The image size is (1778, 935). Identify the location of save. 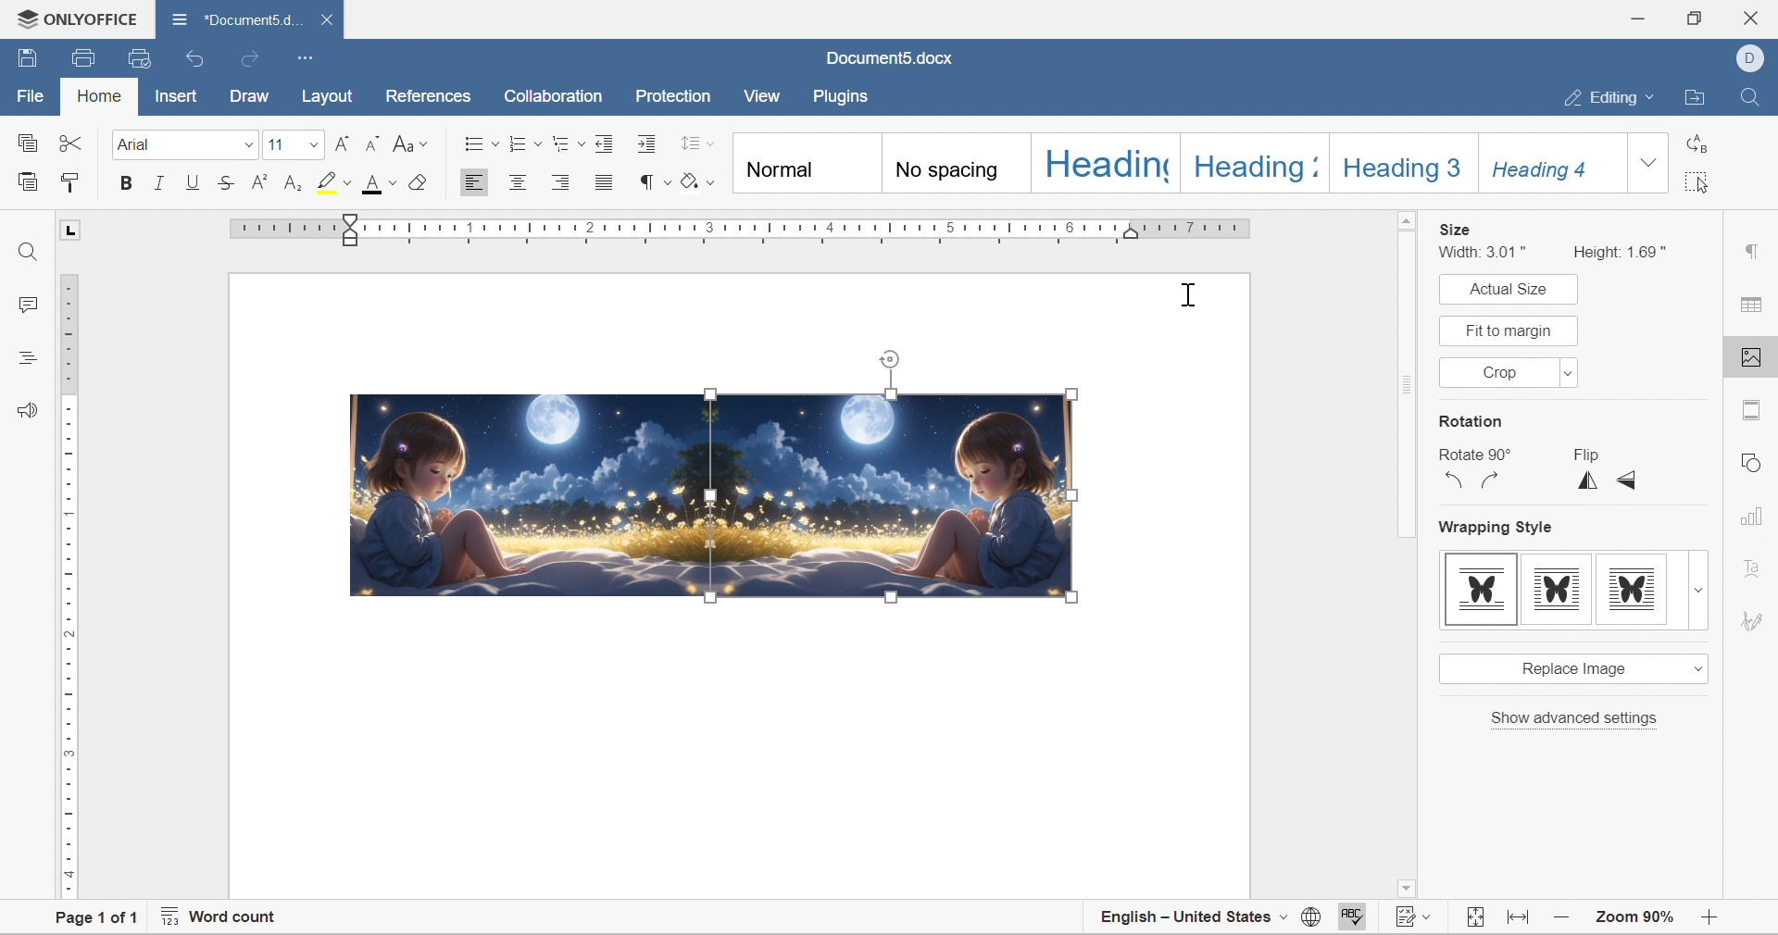
(25, 57).